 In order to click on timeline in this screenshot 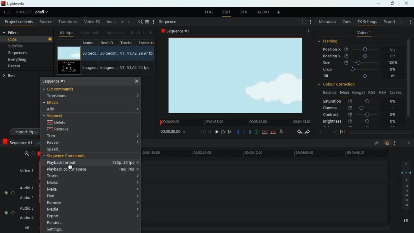, I will do `click(379, 132)`.